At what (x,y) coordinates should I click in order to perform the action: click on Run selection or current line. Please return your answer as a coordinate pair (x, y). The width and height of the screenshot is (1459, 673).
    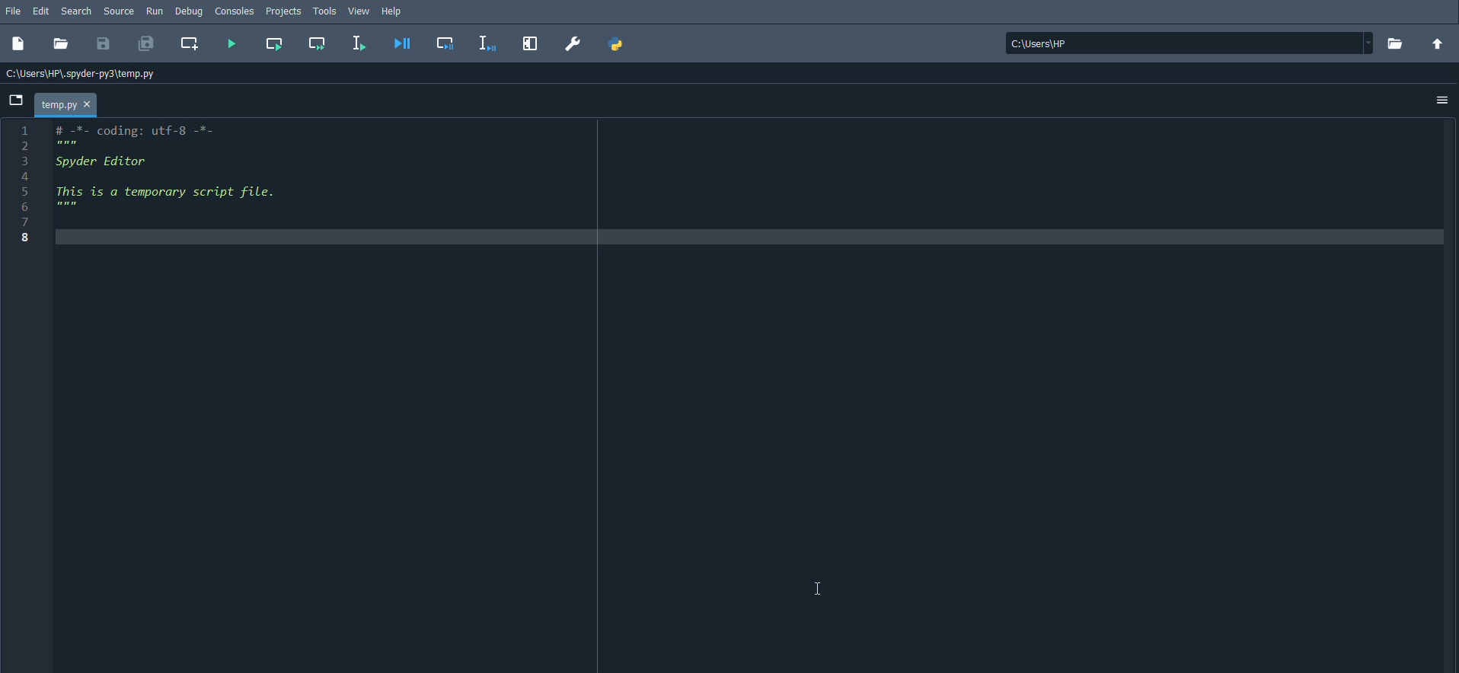
    Looking at the image, I should click on (359, 41).